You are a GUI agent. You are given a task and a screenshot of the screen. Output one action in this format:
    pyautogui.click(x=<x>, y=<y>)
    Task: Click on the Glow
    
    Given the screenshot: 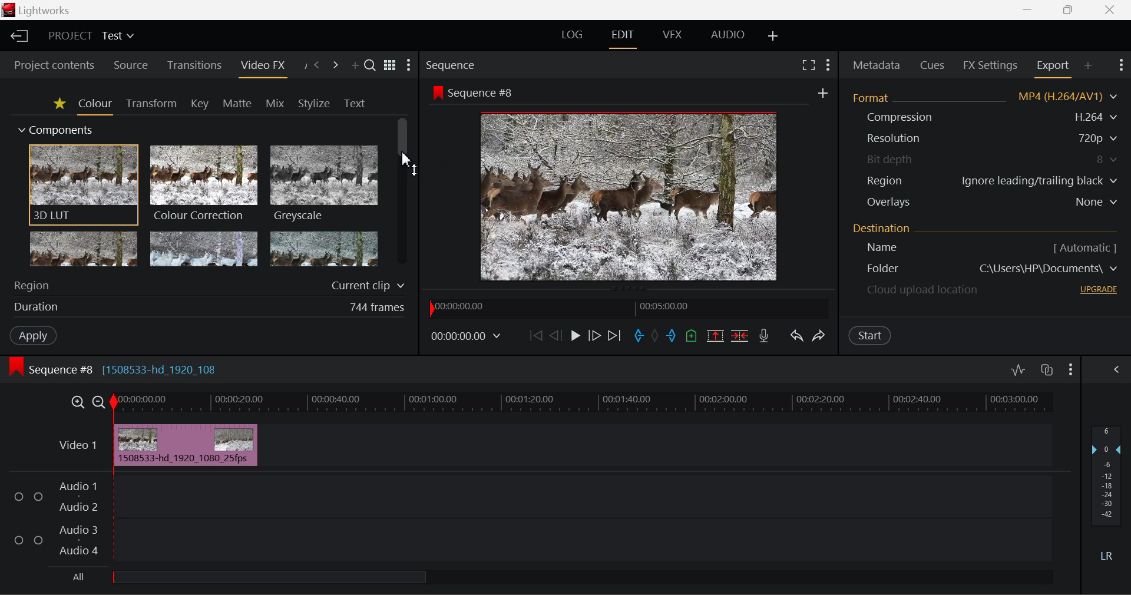 What is the action you would take?
    pyautogui.click(x=82, y=250)
    